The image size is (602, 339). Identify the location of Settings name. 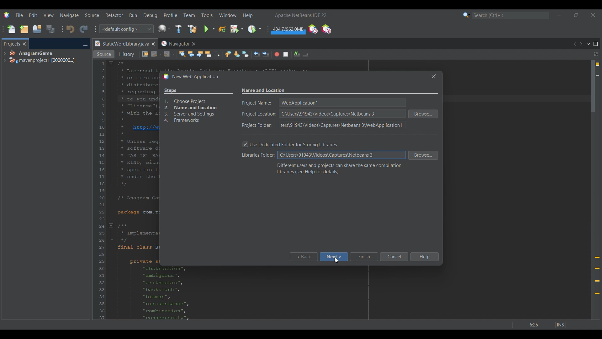
(264, 91).